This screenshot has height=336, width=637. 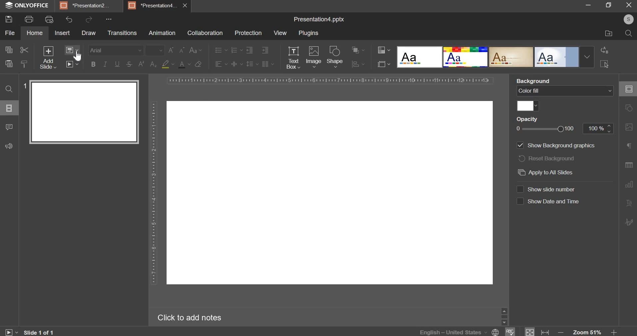 What do you see at coordinates (605, 50) in the screenshot?
I see `replace` at bounding box center [605, 50].